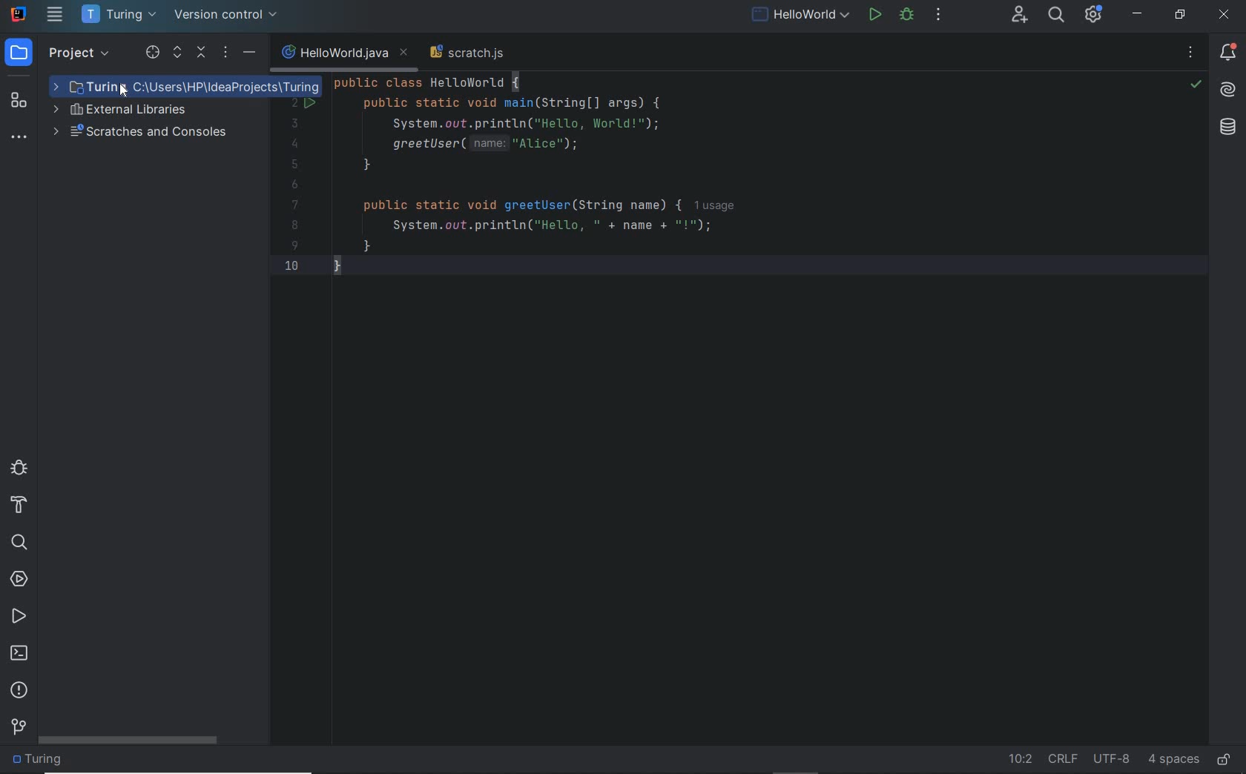 Image resolution: width=1246 pixels, height=774 pixels. What do you see at coordinates (1112, 759) in the screenshot?
I see `file encoding` at bounding box center [1112, 759].